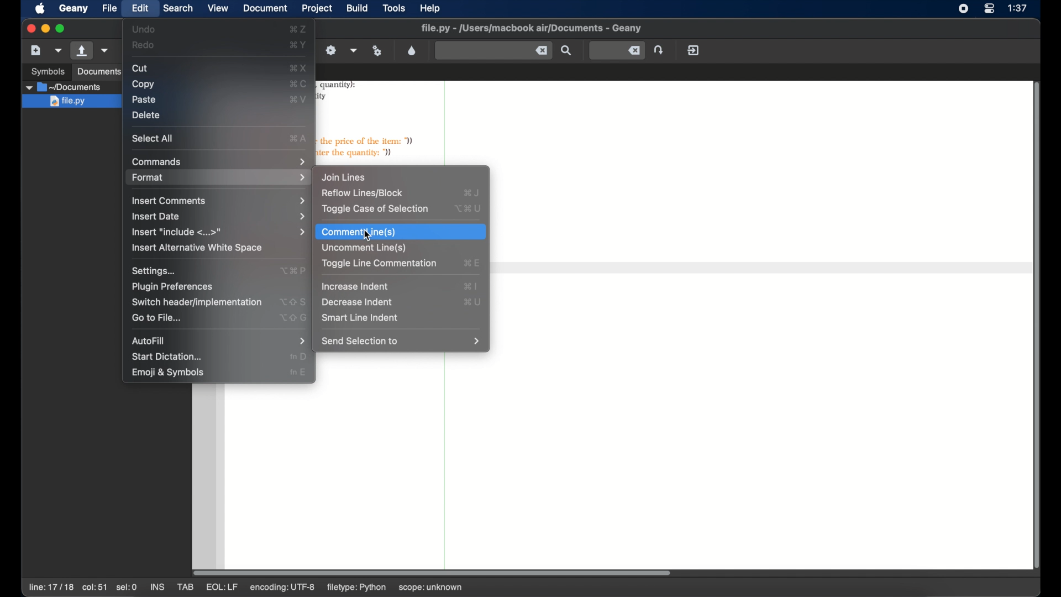 The height and width of the screenshot is (597, 1061). What do you see at coordinates (298, 373) in the screenshot?
I see `emoji and symbols shortcut` at bounding box center [298, 373].